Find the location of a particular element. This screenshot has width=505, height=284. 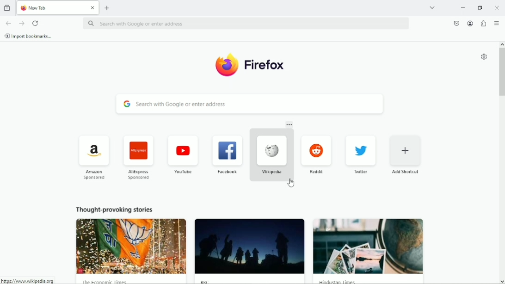

Amazon Sponsored is located at coordinates (95, 157).